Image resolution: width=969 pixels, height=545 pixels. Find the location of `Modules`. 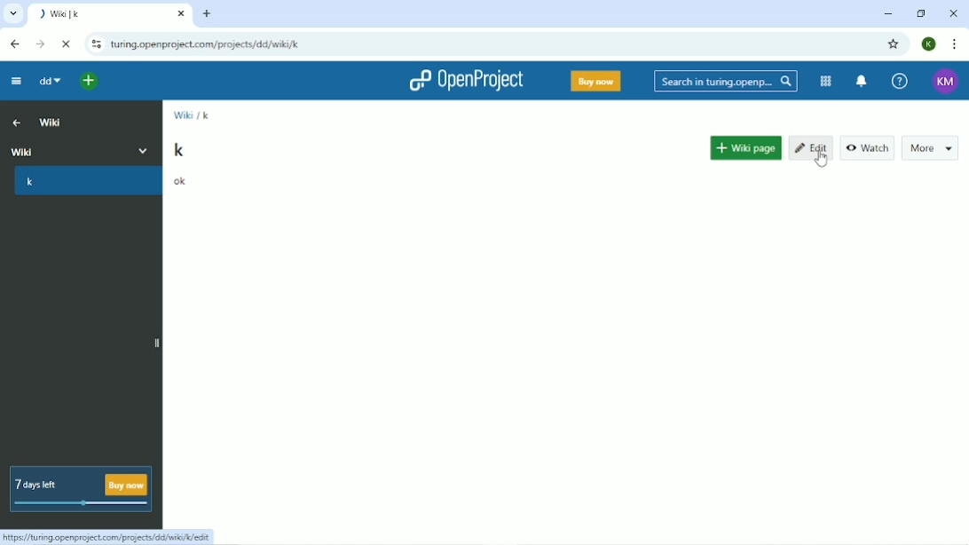

Modules is located at coordinates (824, 81).